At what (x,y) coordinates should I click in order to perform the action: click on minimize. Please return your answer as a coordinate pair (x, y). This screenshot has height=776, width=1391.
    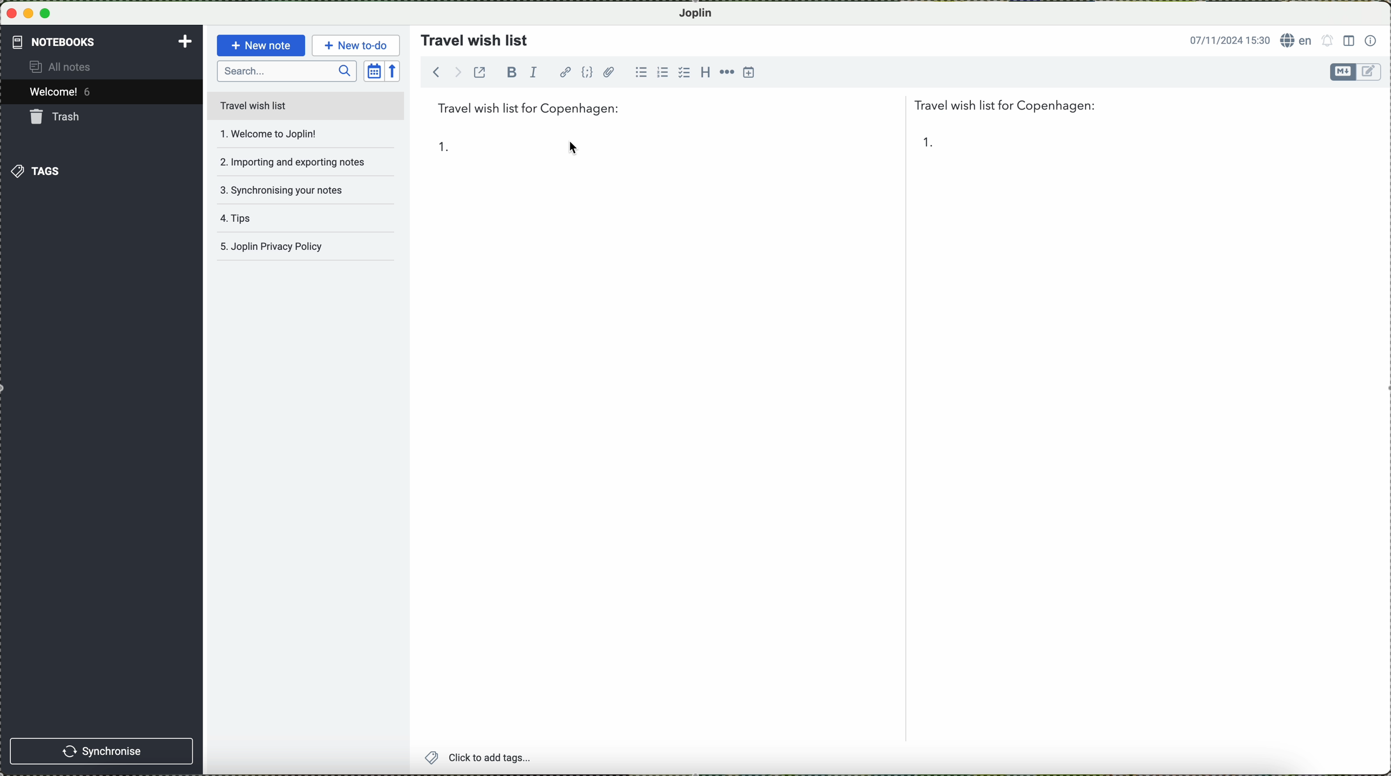
    Looking at the image, I should click on (29, 13).